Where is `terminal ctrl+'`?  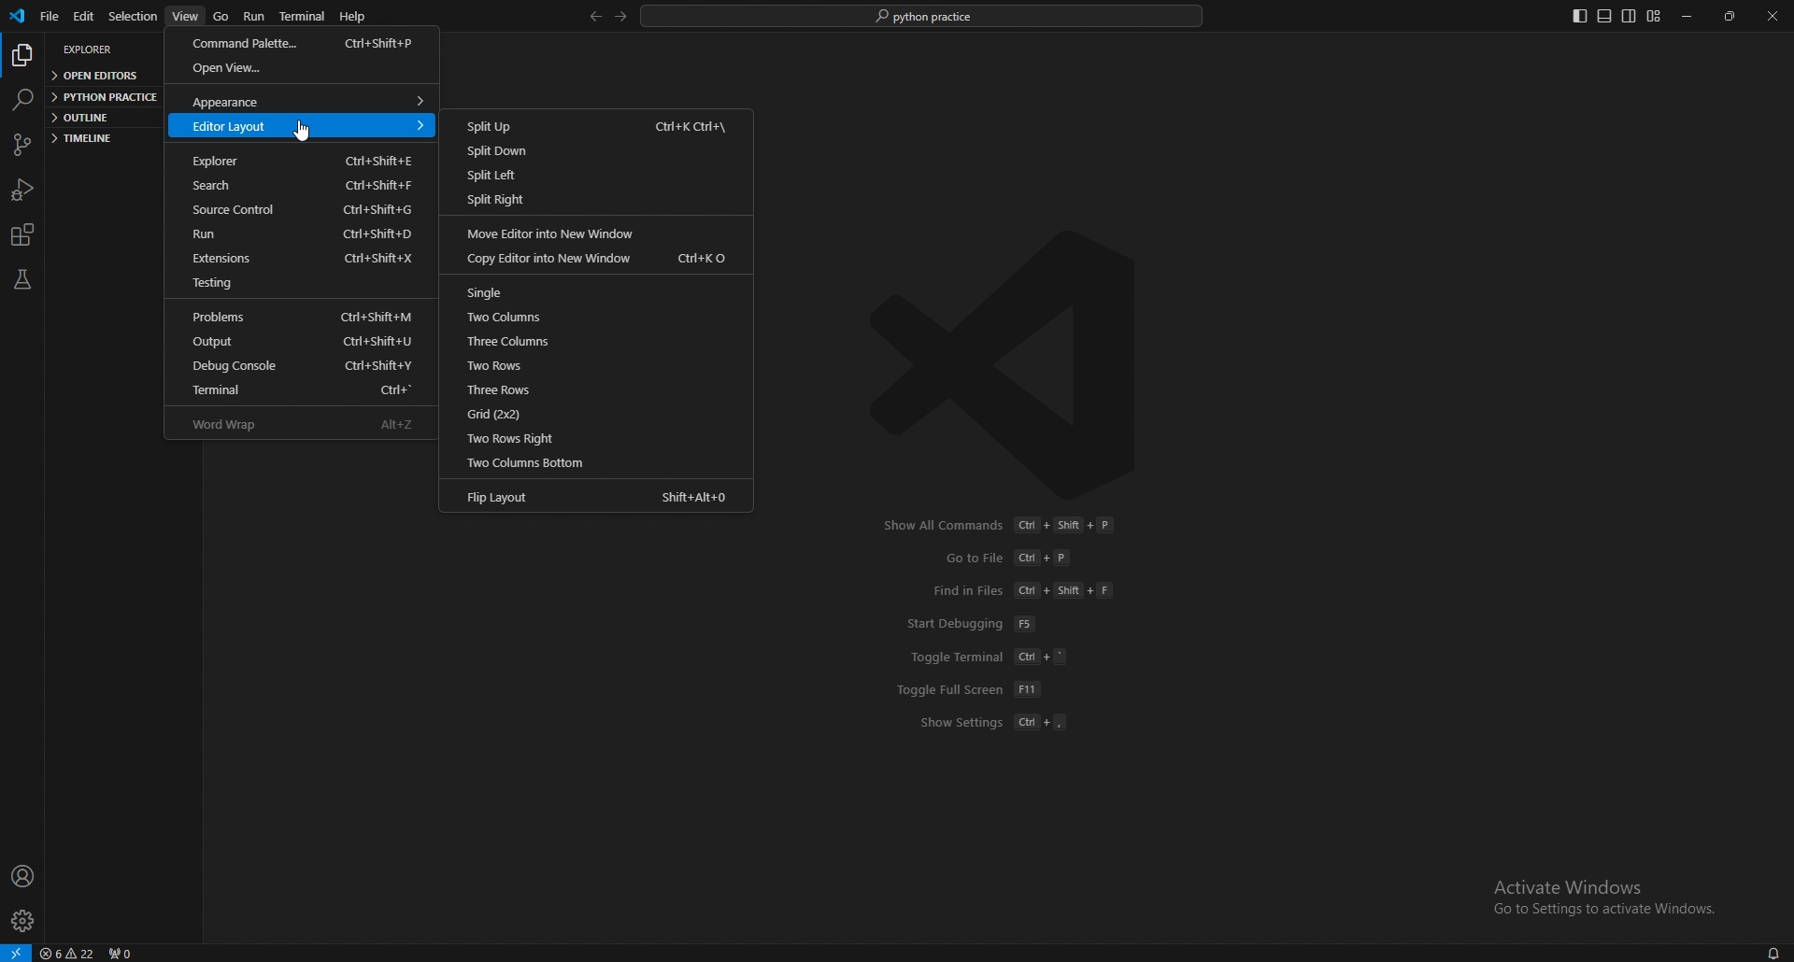
terminal ctrl+' is located at coordinates (299, 389).